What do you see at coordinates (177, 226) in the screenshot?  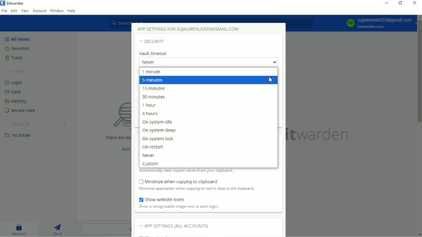 I see `App settings (ALL ACCOUNTS)` at bounding box center [177, 226].